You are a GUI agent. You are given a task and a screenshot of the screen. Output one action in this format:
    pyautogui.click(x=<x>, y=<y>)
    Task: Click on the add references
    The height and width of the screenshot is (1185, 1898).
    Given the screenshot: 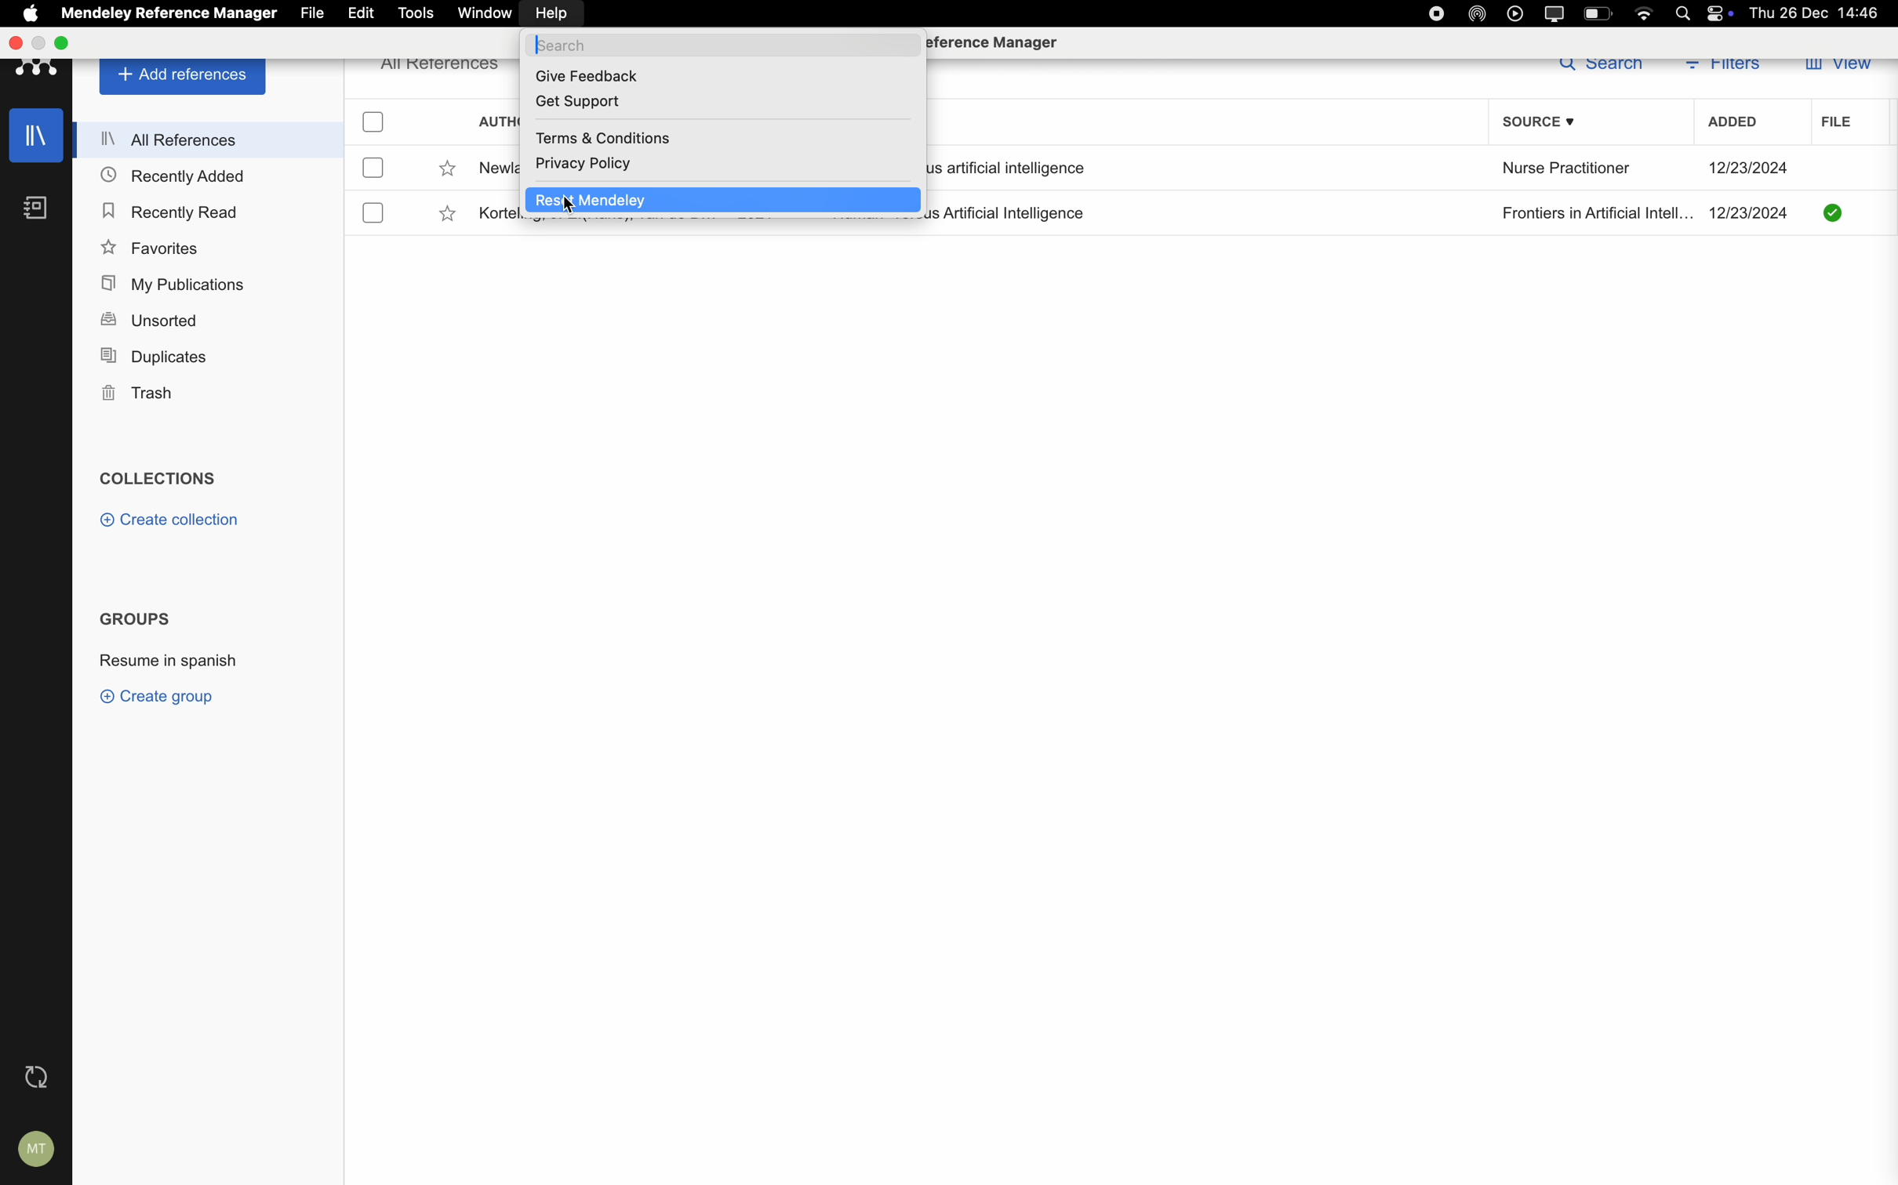 What is the action you would take?
    pyautogui.click(x=183, y=78)
    